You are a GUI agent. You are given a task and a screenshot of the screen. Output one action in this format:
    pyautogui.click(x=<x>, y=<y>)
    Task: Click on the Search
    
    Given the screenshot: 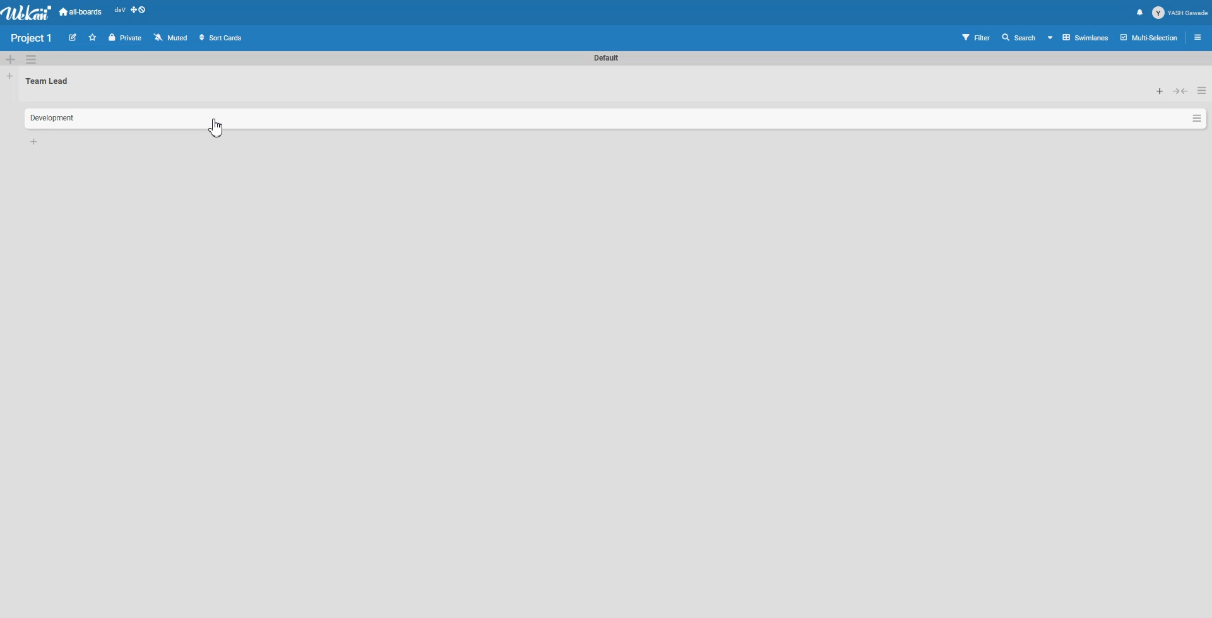 What is the action you would take?
    pyautogui.click(x=1019, y=37)
    